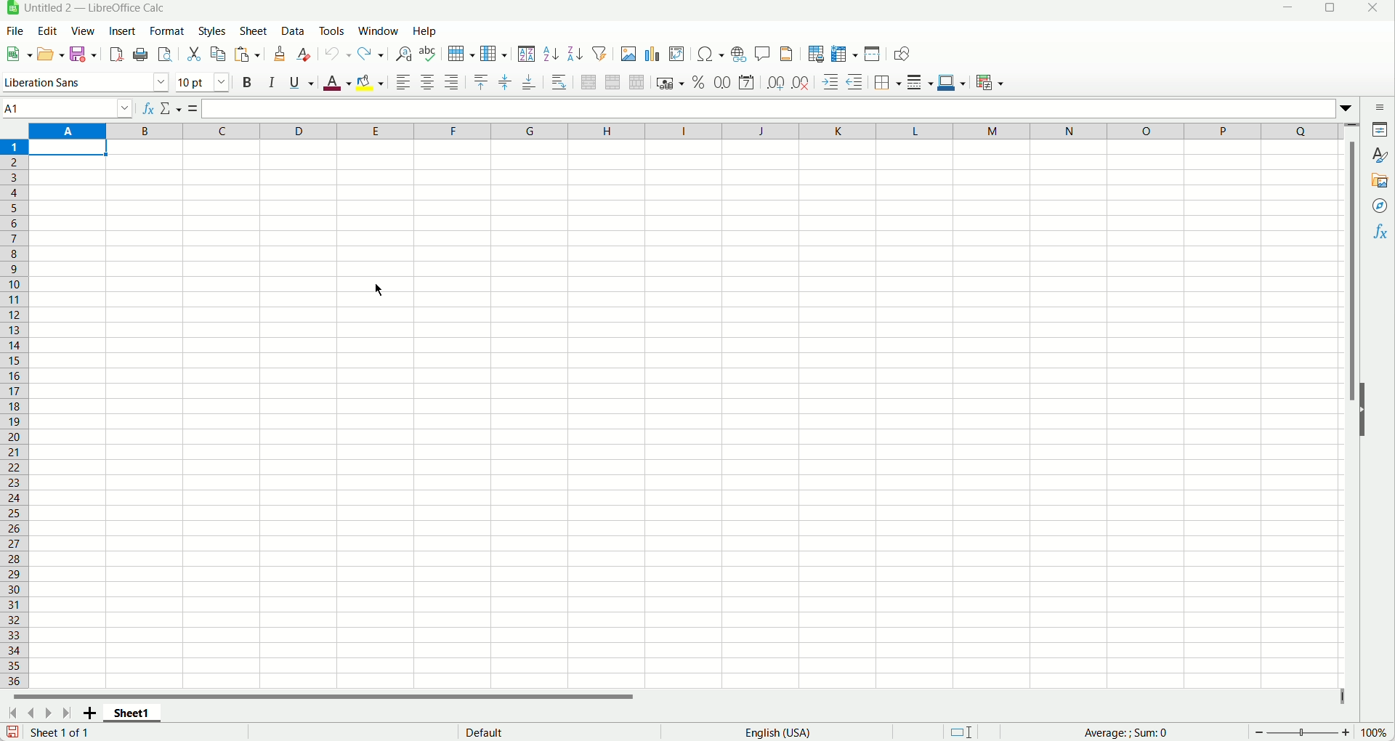 The width and height of the screenshot is (1395, 741). I want to click on English (USA), so click(785, 732).